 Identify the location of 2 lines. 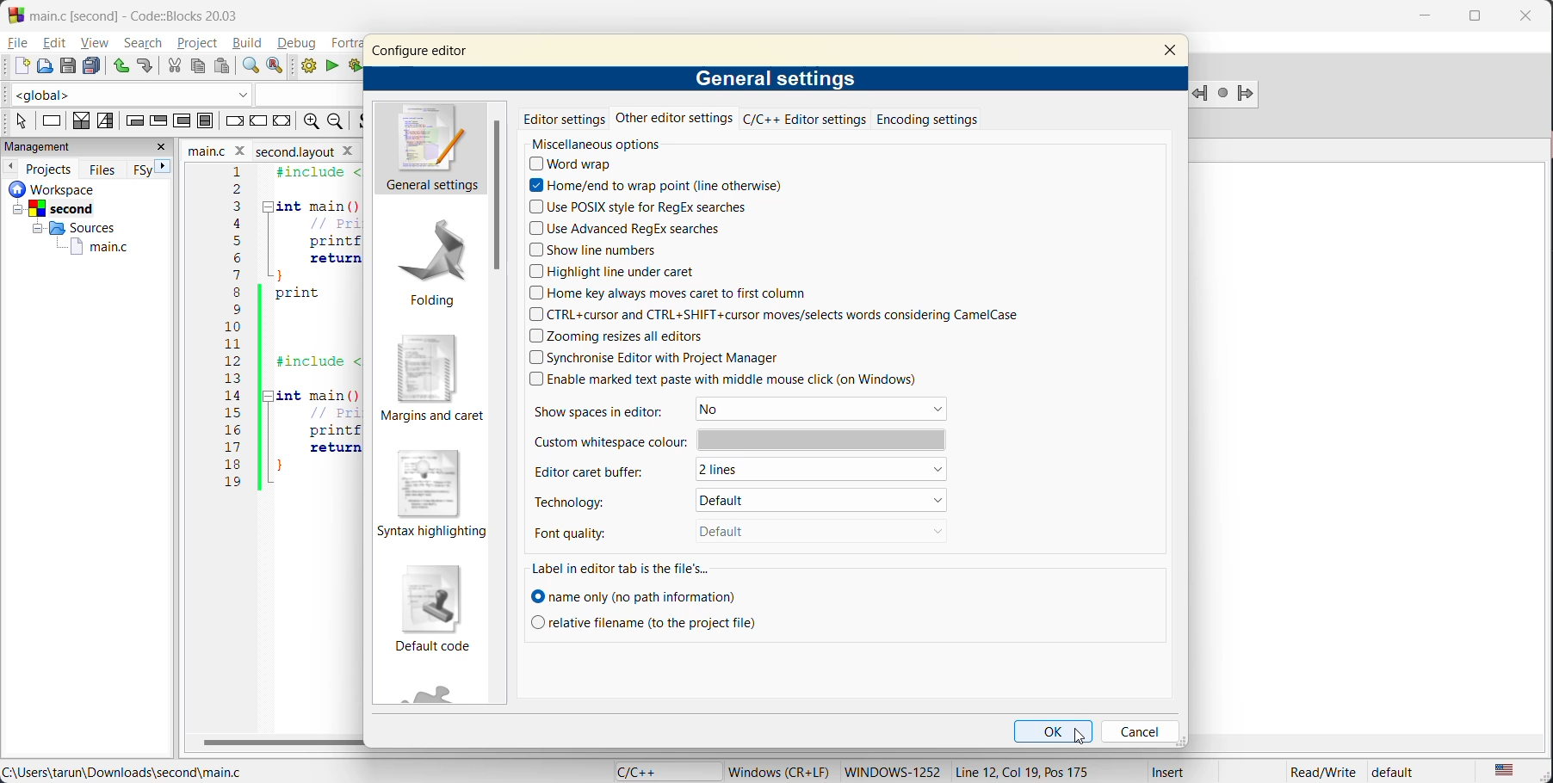
(827, 472).